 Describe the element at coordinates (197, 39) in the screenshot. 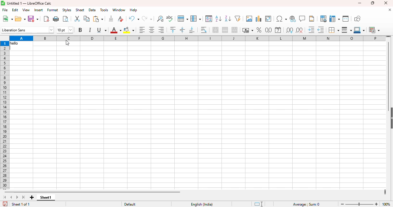

I see `columns` at that location.